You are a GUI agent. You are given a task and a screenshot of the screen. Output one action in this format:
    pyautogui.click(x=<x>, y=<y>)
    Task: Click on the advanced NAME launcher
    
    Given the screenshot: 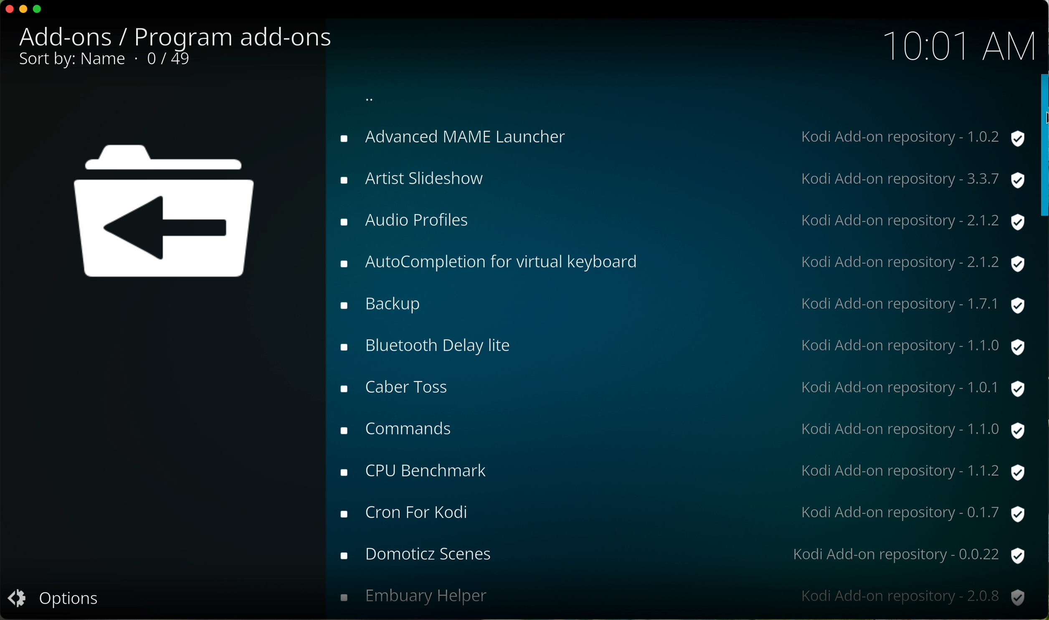 What is the action you would take?
    pyautogui.click(x=680, y=140)
    